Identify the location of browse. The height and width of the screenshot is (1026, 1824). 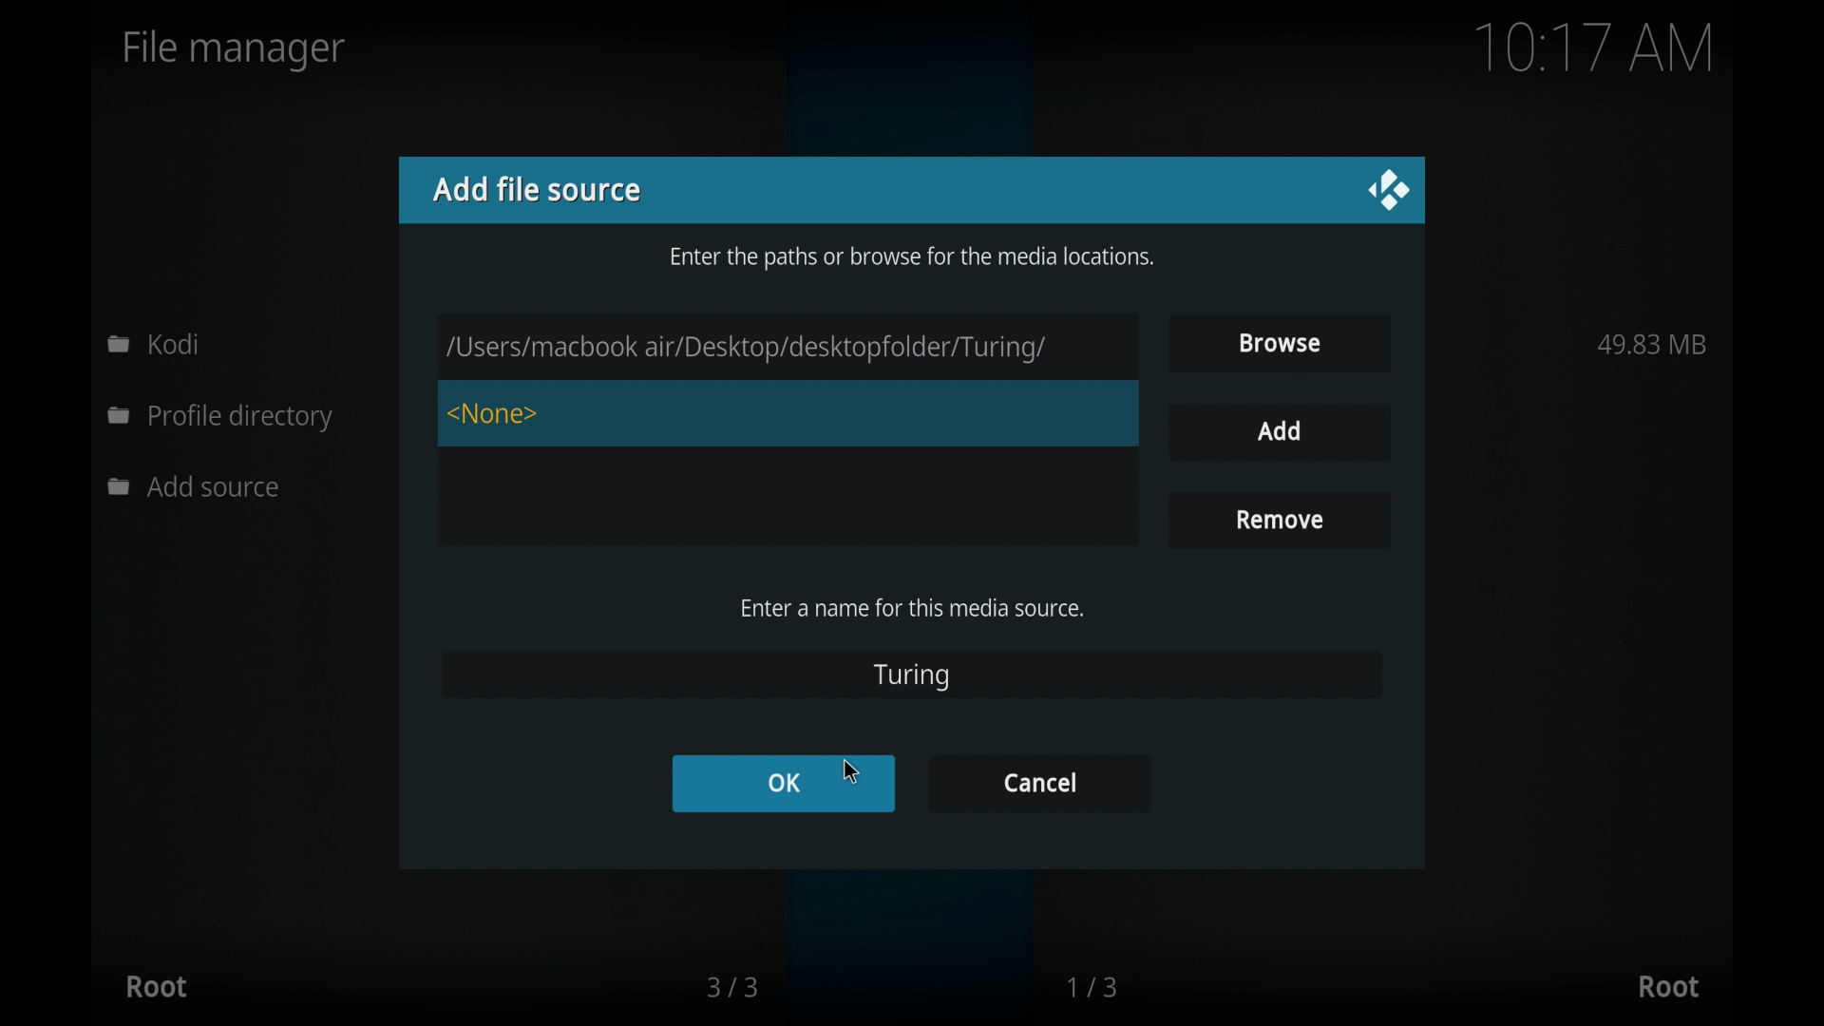
(1282, 342).